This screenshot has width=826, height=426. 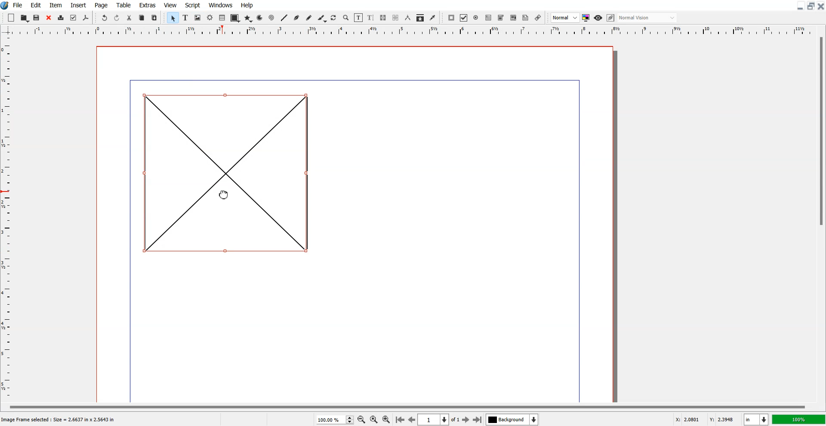 What do you see at coordinates (373, 419) in the screenshot?
I see `Zoom to 100%` at bounding box center [373, 419].